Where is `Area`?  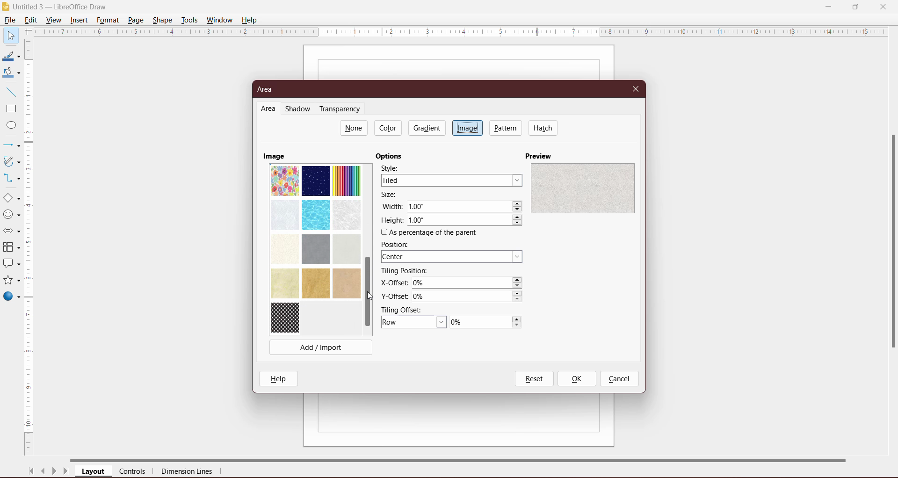
Area is located at coordinates (268, 109).